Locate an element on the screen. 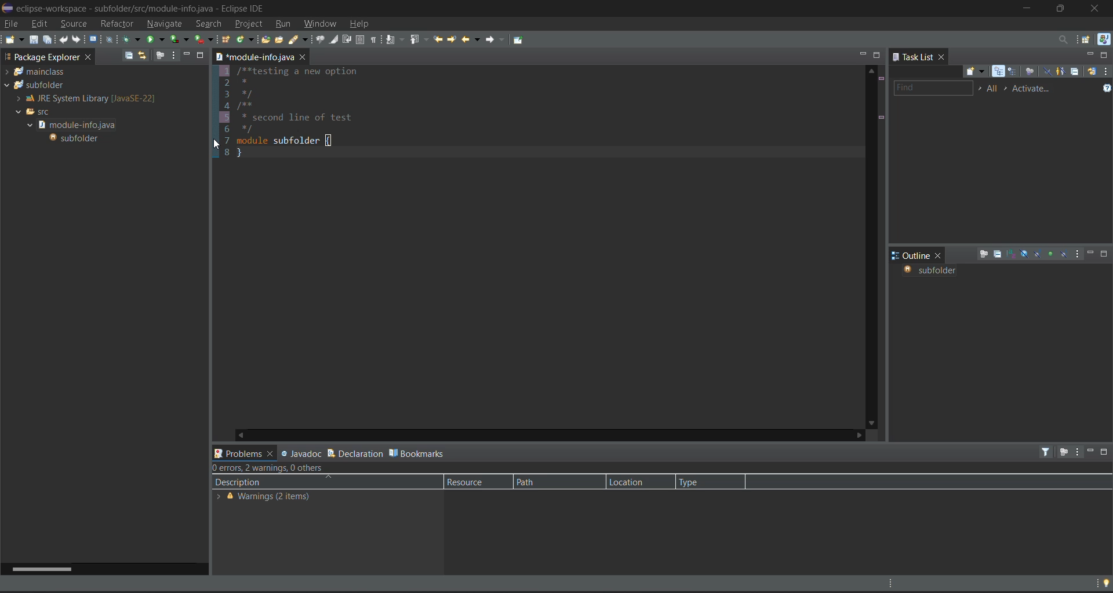 The height and width of the screenshot is (593, 1113). collapse all is located at coordinates (996, 255).